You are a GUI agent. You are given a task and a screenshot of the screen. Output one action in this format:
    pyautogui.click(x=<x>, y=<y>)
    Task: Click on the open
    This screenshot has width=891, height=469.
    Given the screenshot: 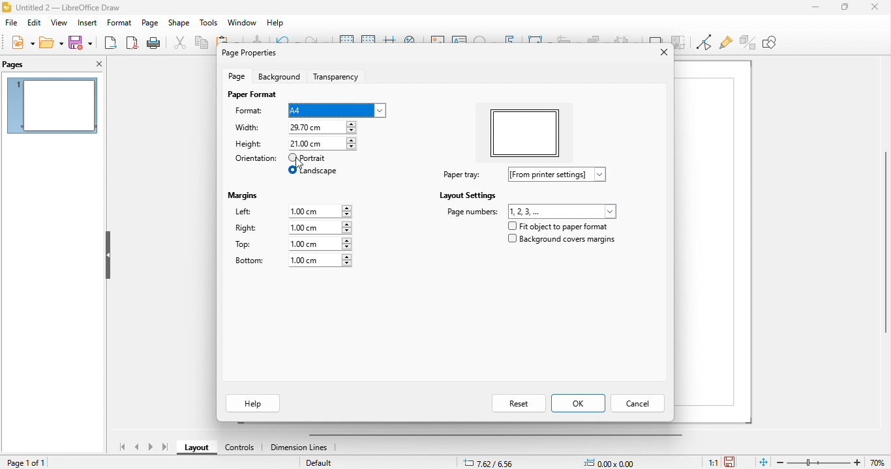 What is the action you would take?
    pyautogui.click(x=52, y=43)
    